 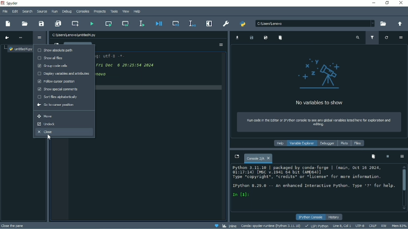 What do you see at coordinates (47, 131) in the screenshot?
I see `Close` at bounding box center [47, 131].